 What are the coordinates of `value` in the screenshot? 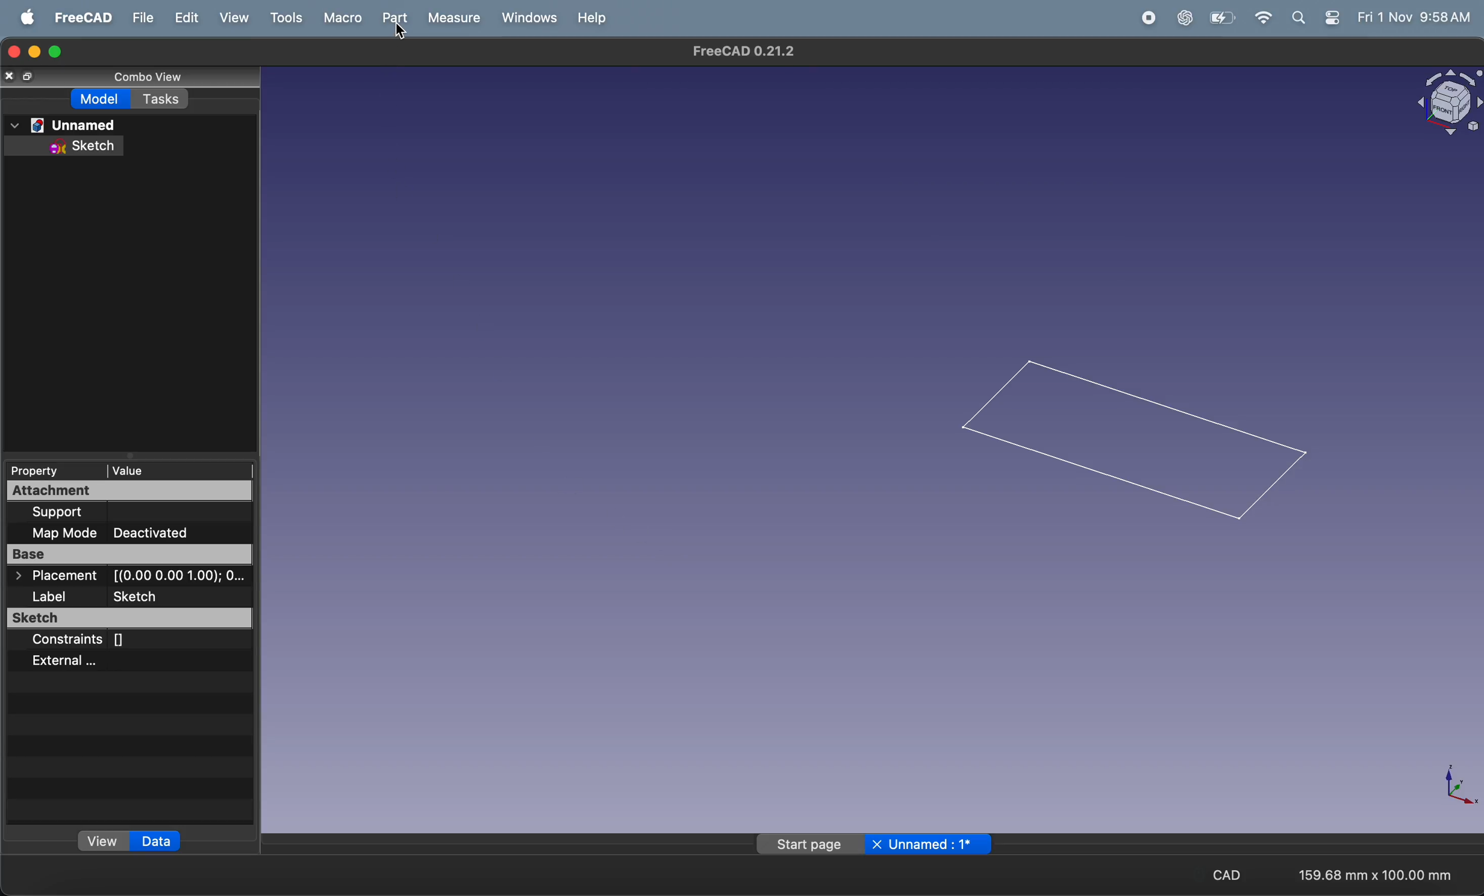 It's located at (164, 470).